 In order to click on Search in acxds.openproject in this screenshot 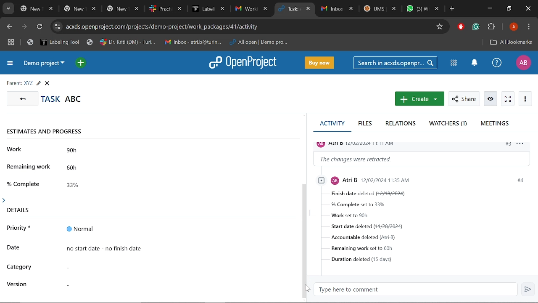, I will do `click(395, 63)`.